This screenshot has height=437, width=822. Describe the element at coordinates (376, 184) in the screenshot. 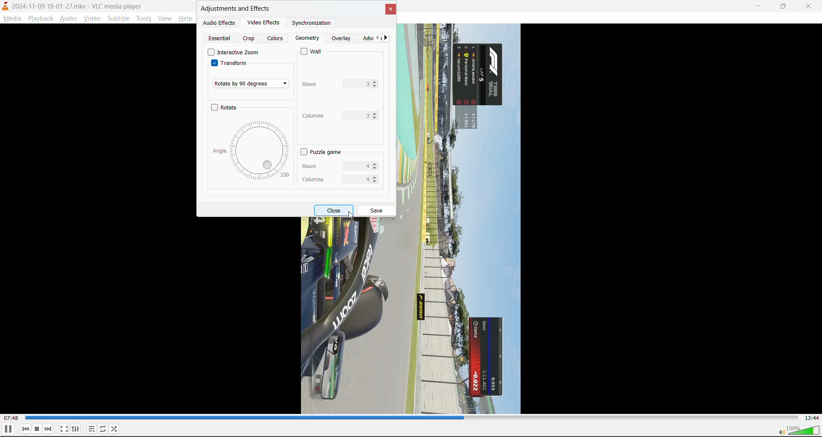

I see `Decrease` at that location.